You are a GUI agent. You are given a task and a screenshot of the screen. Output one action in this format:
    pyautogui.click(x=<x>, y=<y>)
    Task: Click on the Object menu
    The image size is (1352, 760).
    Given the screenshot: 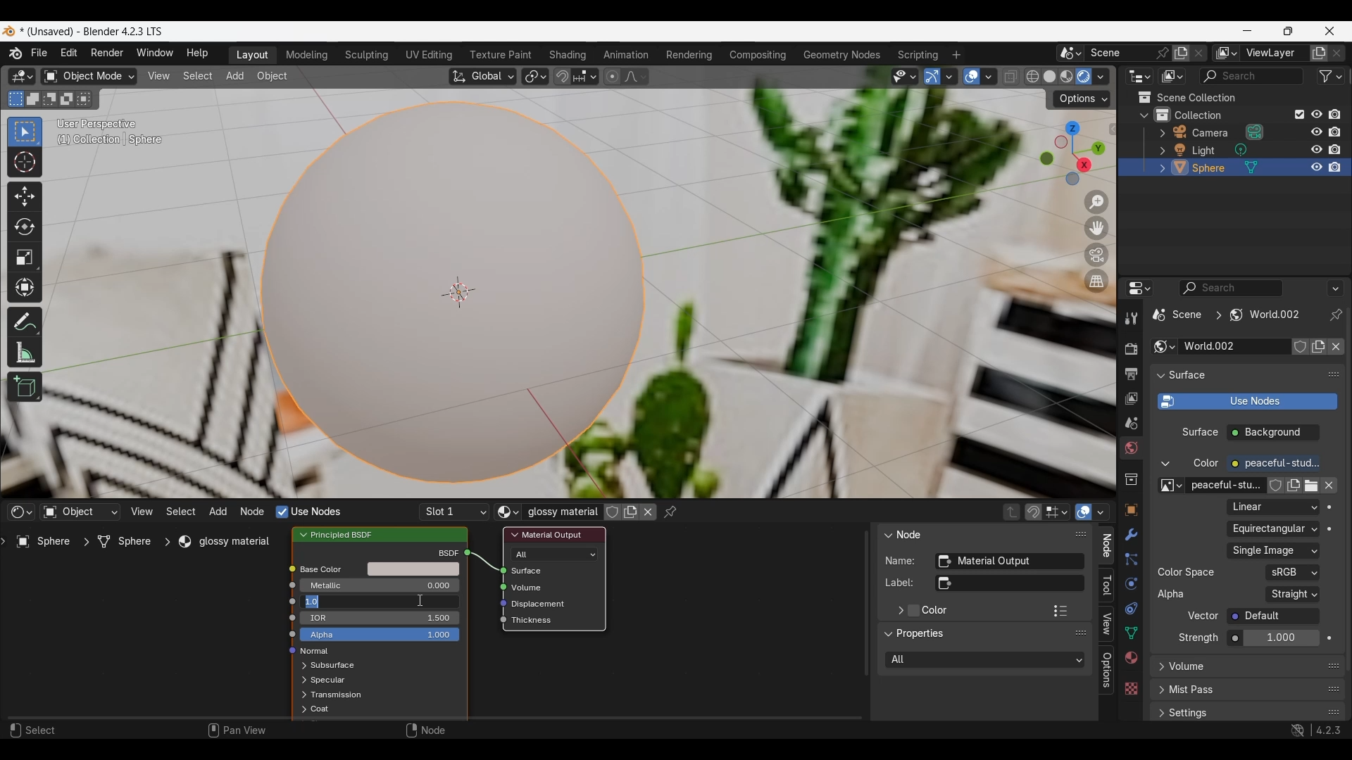 What is the action you would take?
    pyautogui.click(x=273, y=77)
    